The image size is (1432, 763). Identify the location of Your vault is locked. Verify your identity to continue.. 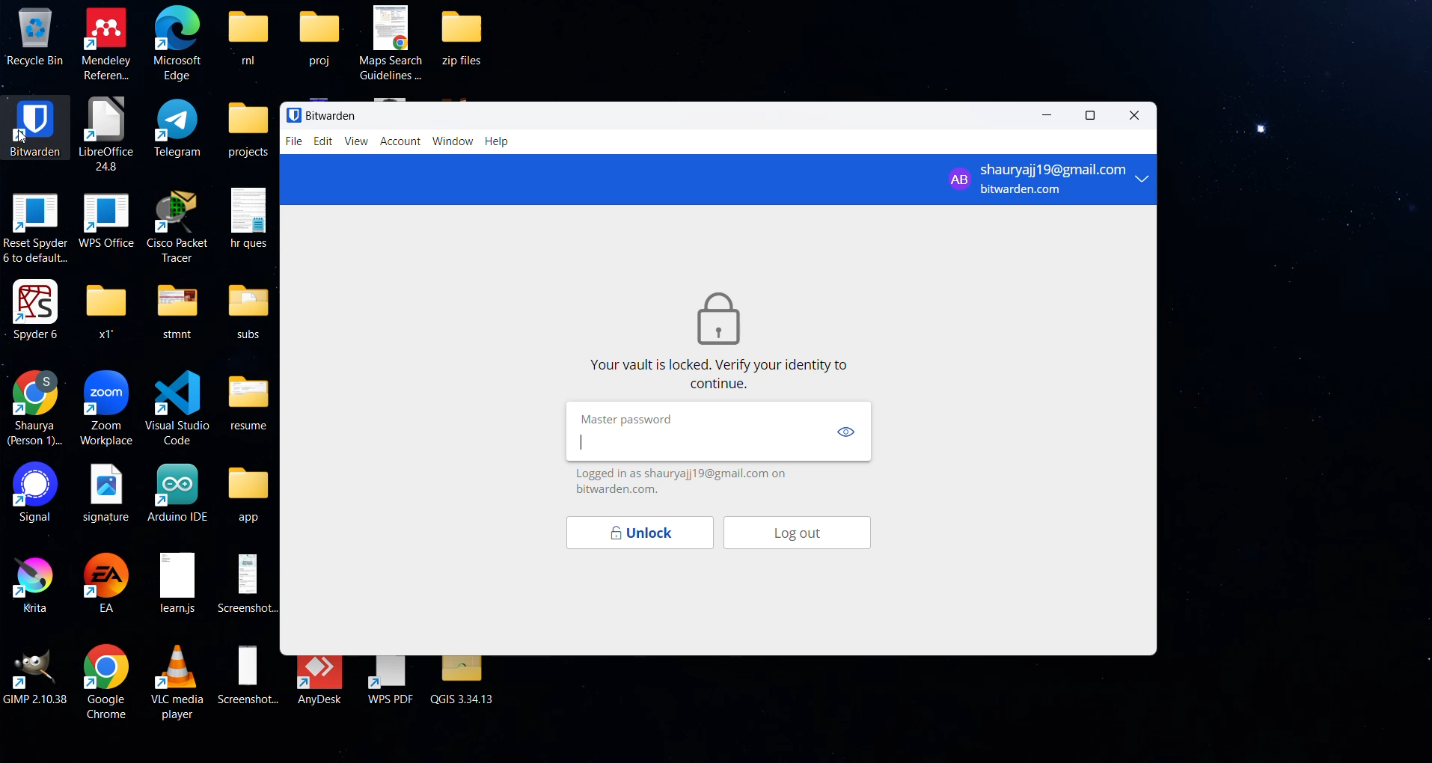
(723, 375).